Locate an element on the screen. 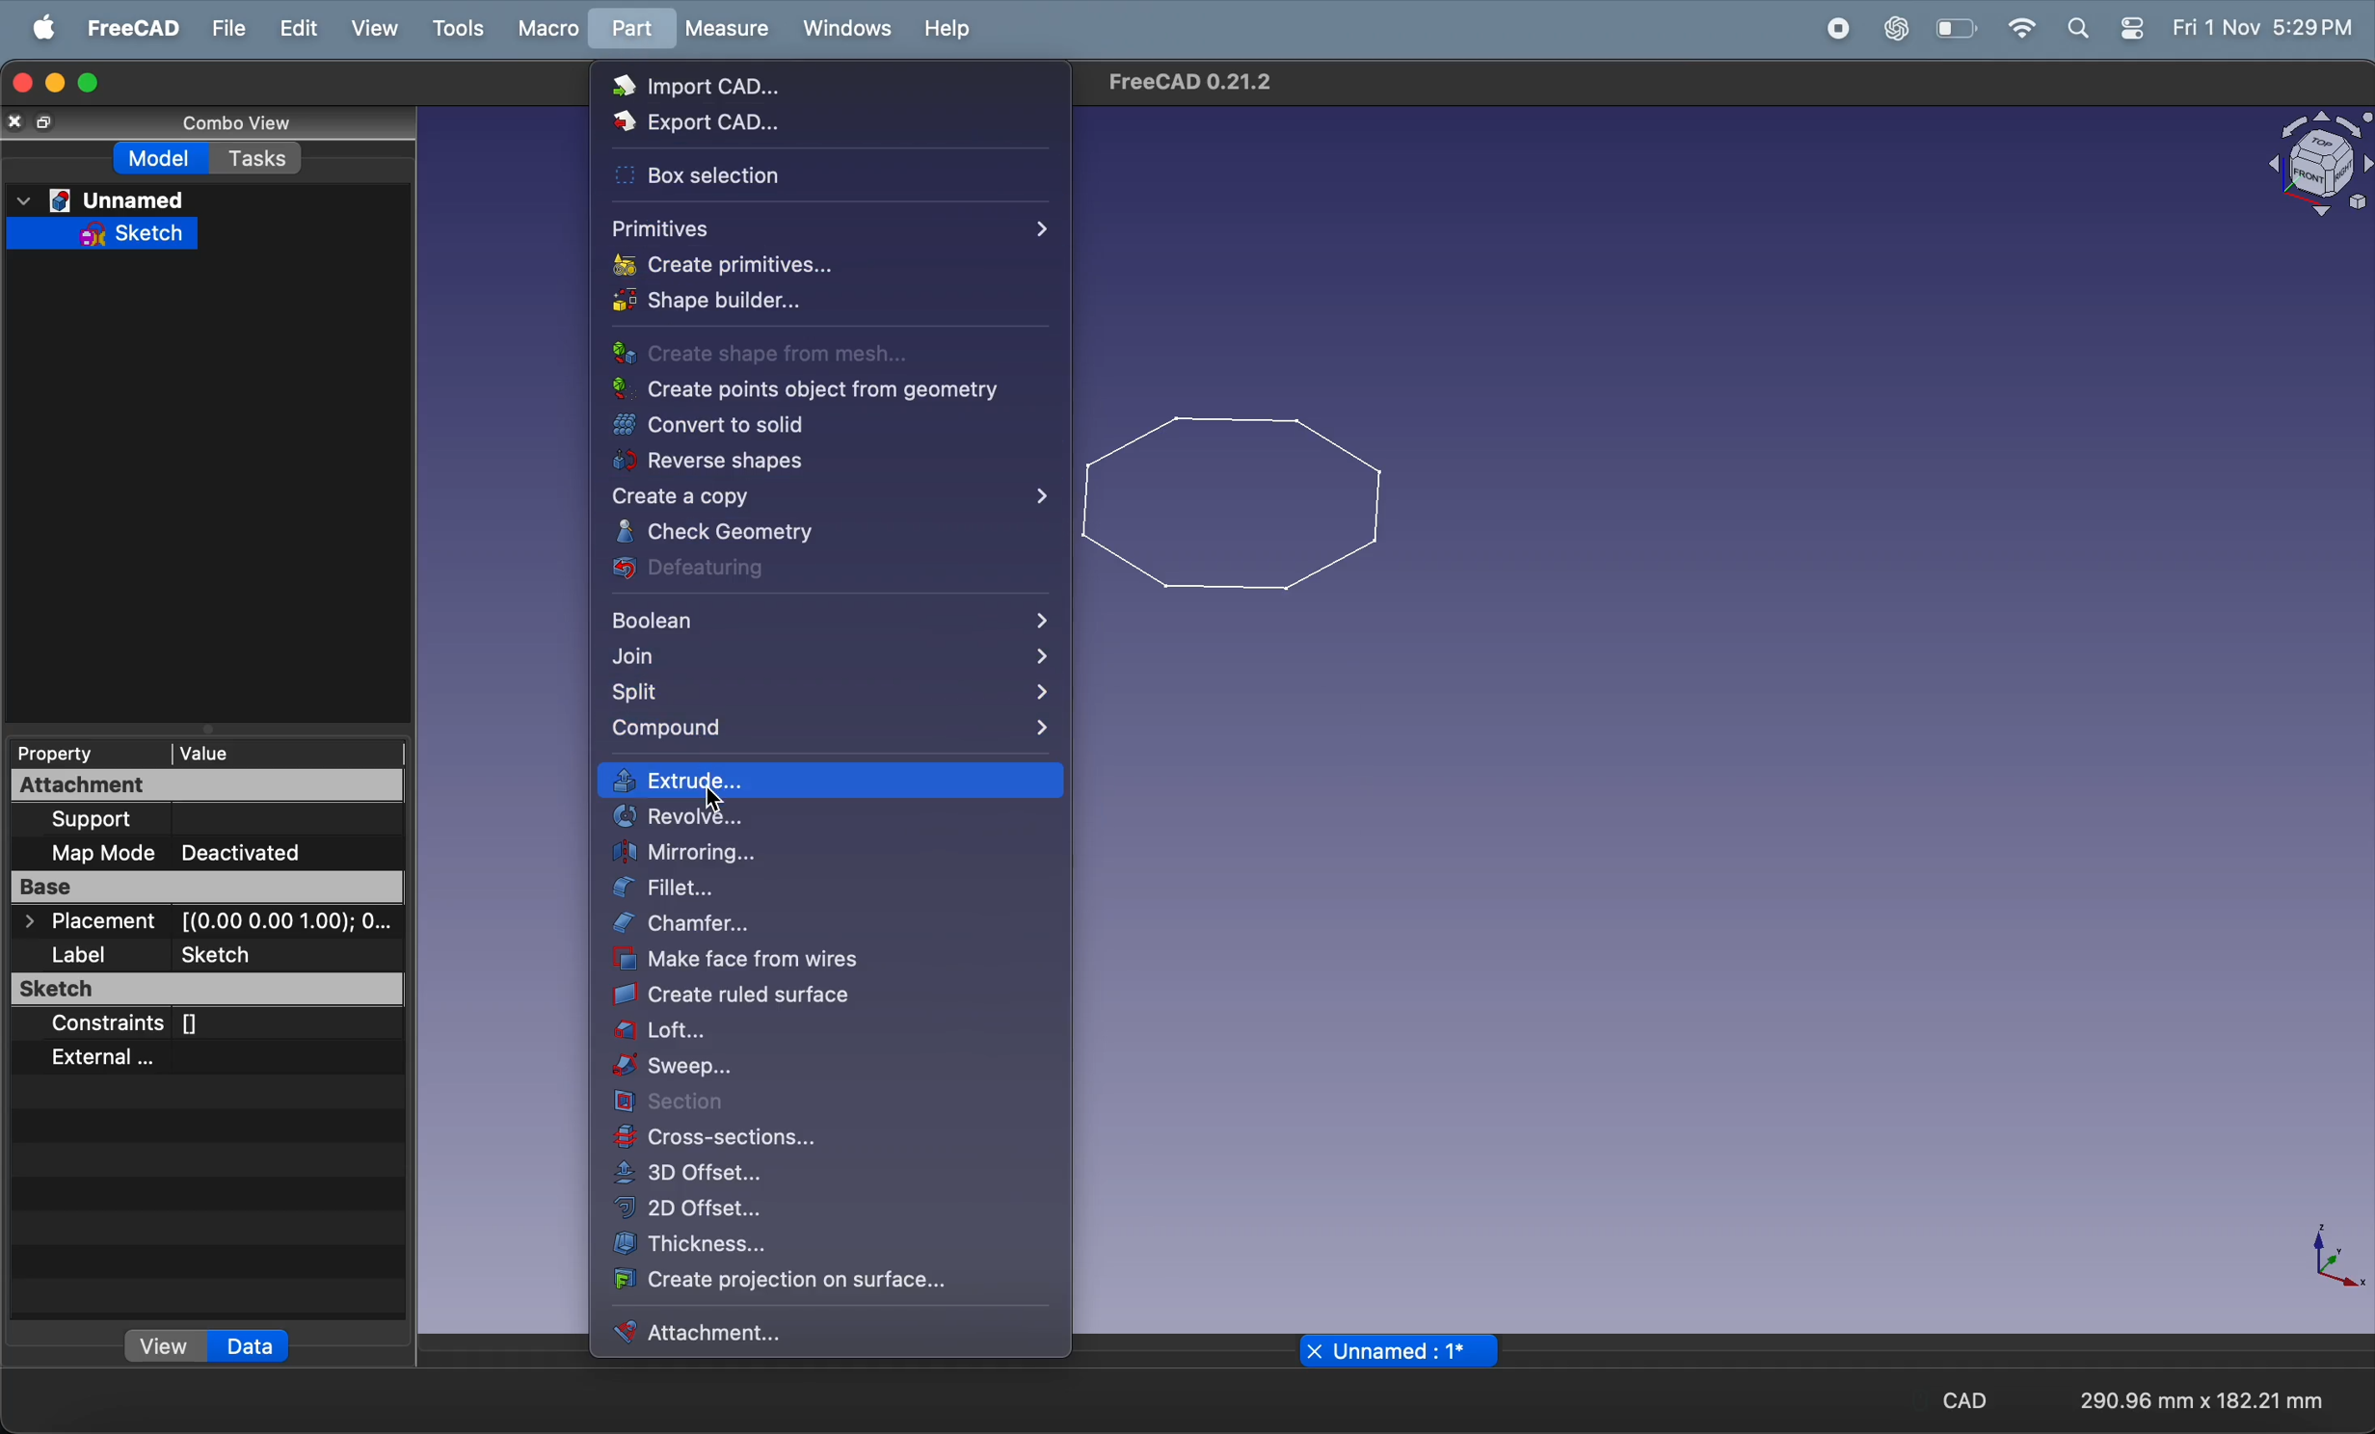 The height and width of the screenshot is (1434, 2375). unnamed page name is located at coordinates (1401, 1352).